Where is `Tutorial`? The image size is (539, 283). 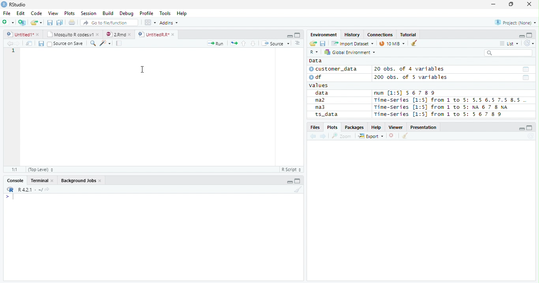
Tutorial is located at coordinates (408, 34).